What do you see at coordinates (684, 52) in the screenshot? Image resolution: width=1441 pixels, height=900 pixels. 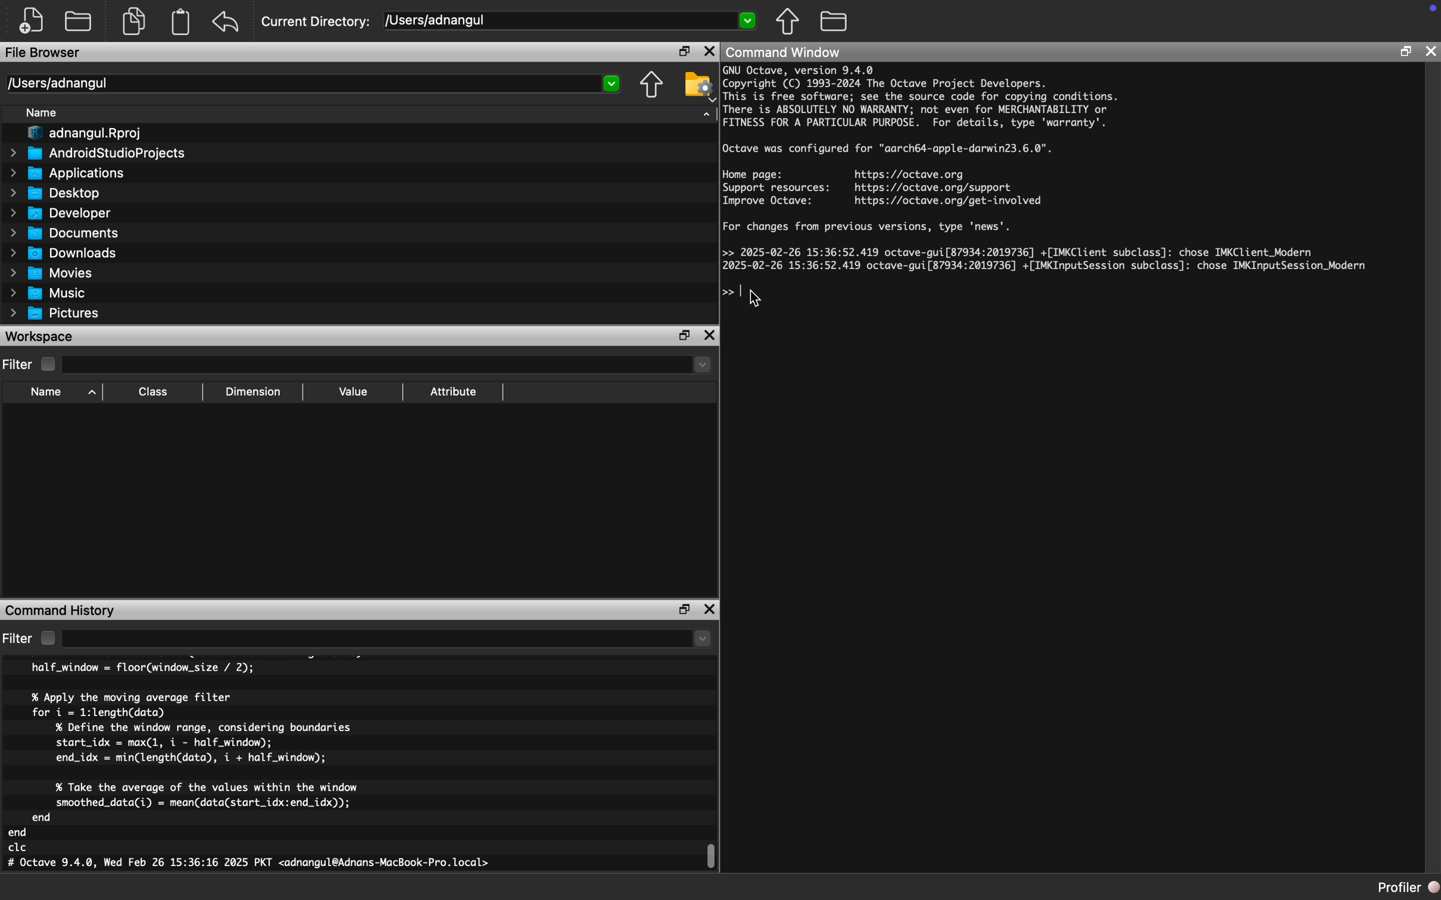 I see `Restore Down` at bounding box center [684, 52].